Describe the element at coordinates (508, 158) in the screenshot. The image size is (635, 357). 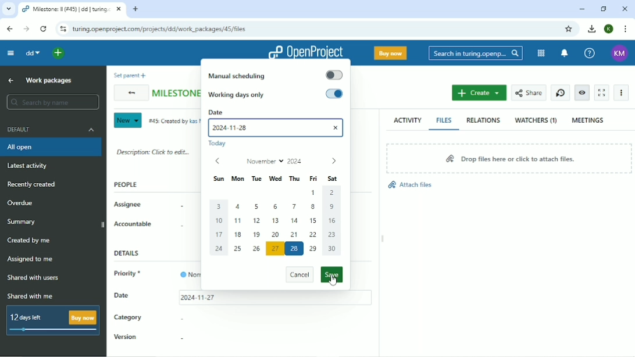
I see `Drop files here or click to attach files` at that location.